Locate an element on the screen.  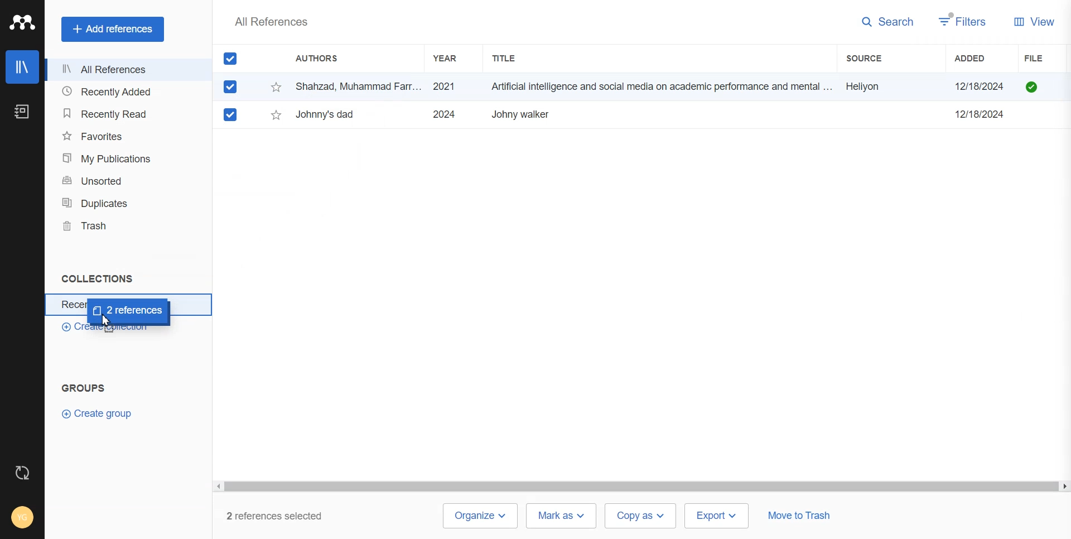
File is located at coordinates (1047, 59).